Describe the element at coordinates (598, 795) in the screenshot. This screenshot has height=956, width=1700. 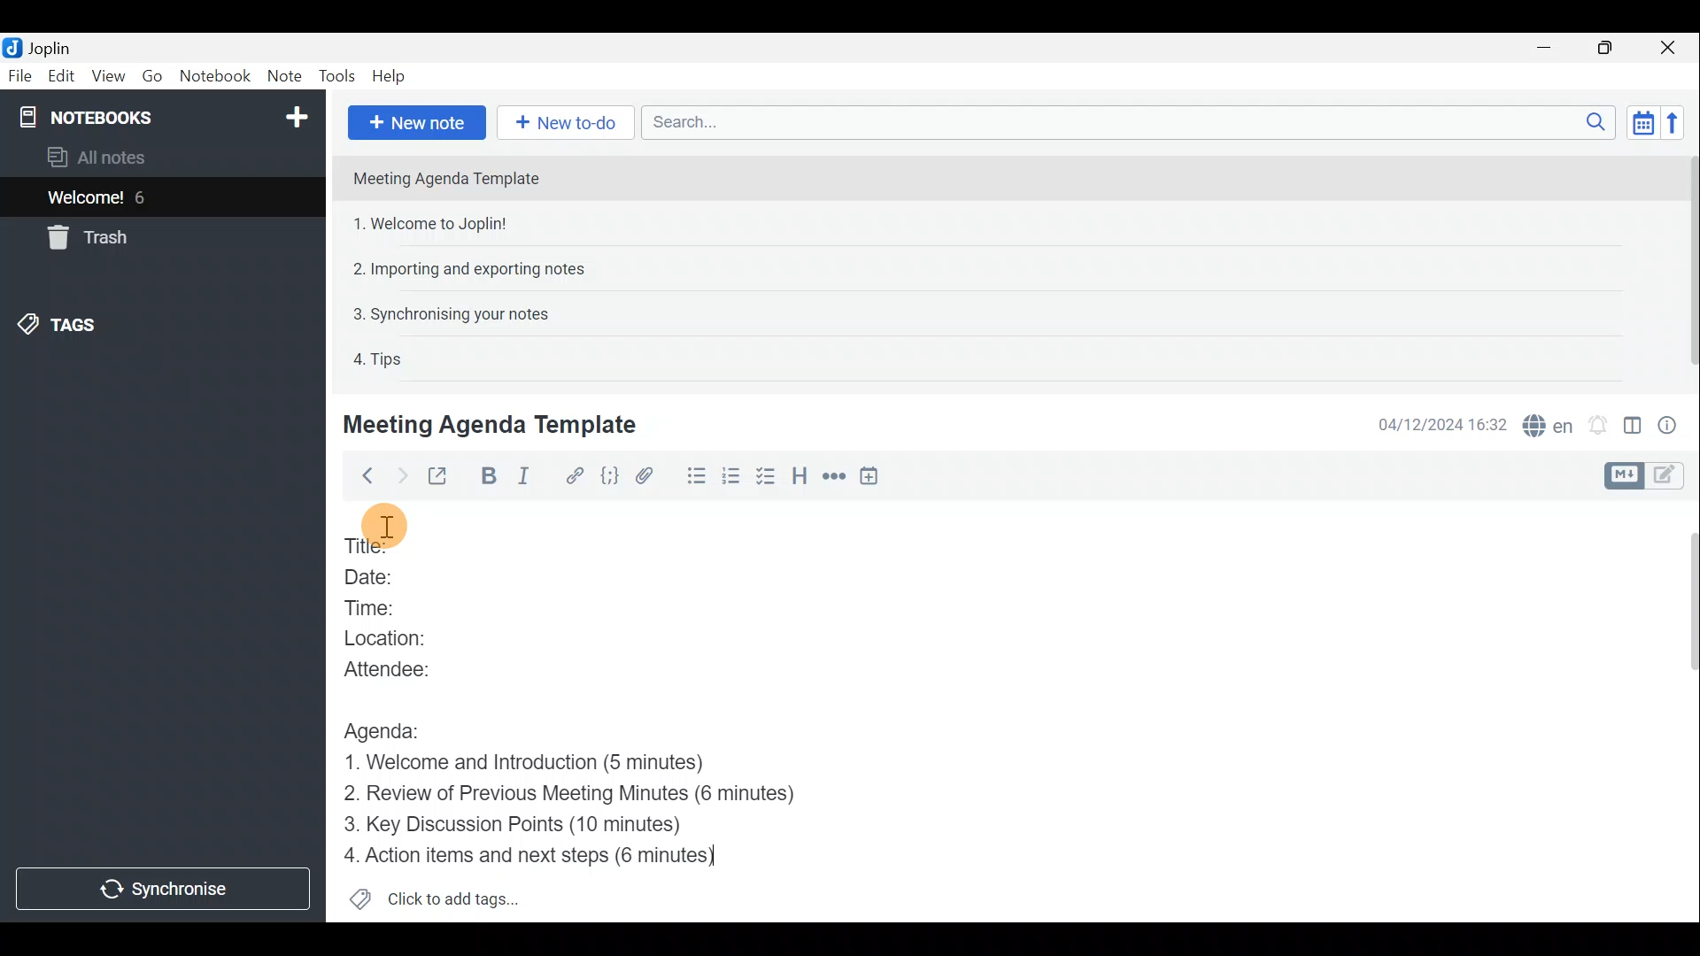
I see `Review of Previous Meeting Minutes (6 minutes)` at that location.